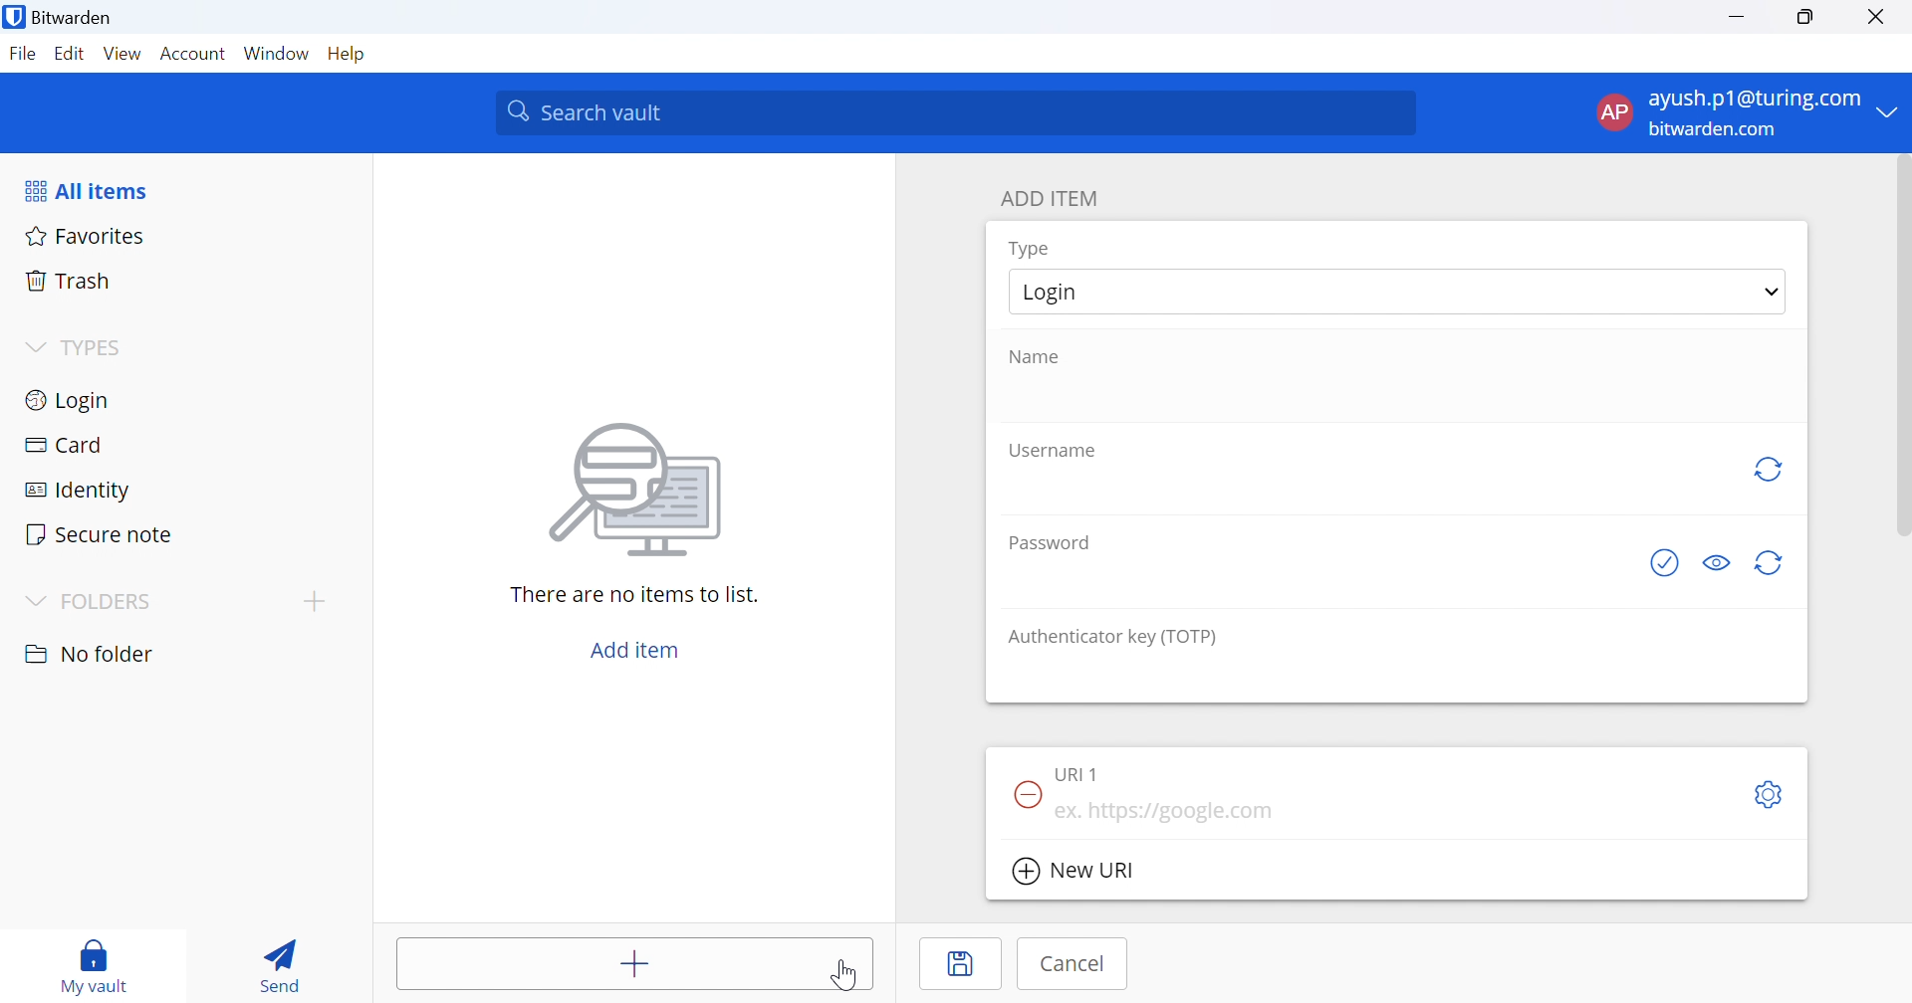 This screenshot has width=1912, height=1003. What do you see at coordinates (92, 188) in the screenshot?
I see `All items` at bounding box center [92, 188].